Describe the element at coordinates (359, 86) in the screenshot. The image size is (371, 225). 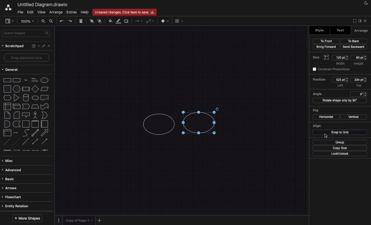
I see `top` at that location.